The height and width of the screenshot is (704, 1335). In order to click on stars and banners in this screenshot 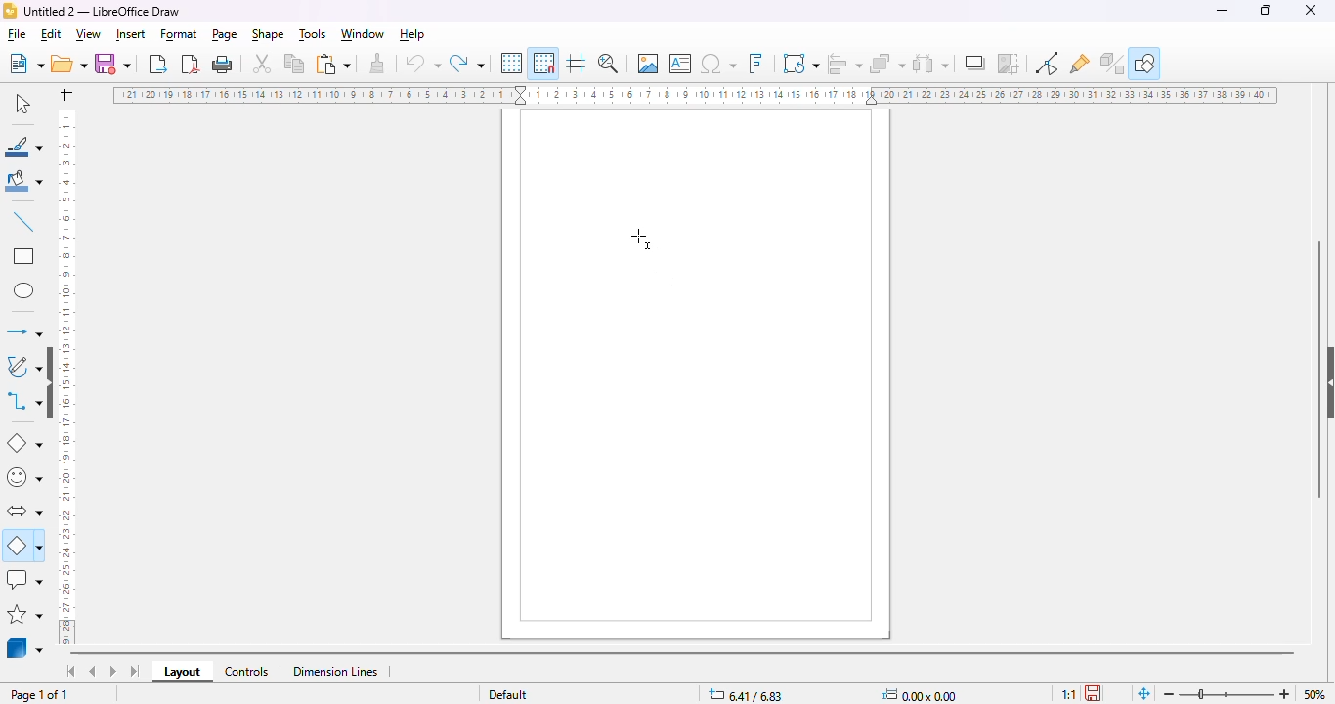, I will do `click(26, 615)`.